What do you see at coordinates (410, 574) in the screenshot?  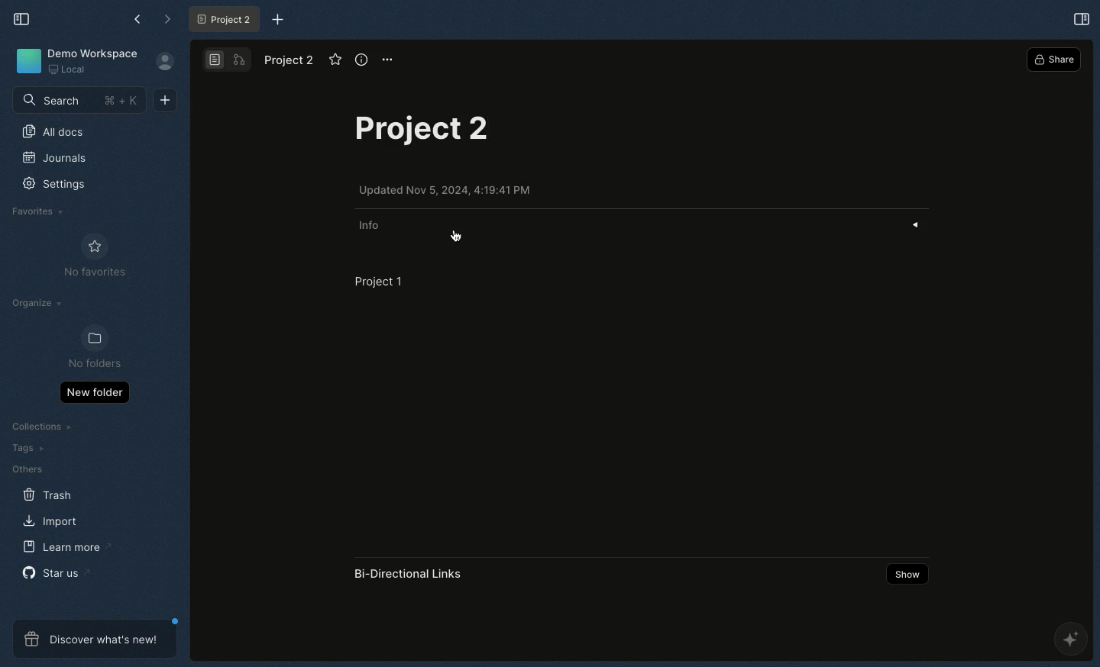 I see `Bi-directional links` at bounding box center [410, 574].